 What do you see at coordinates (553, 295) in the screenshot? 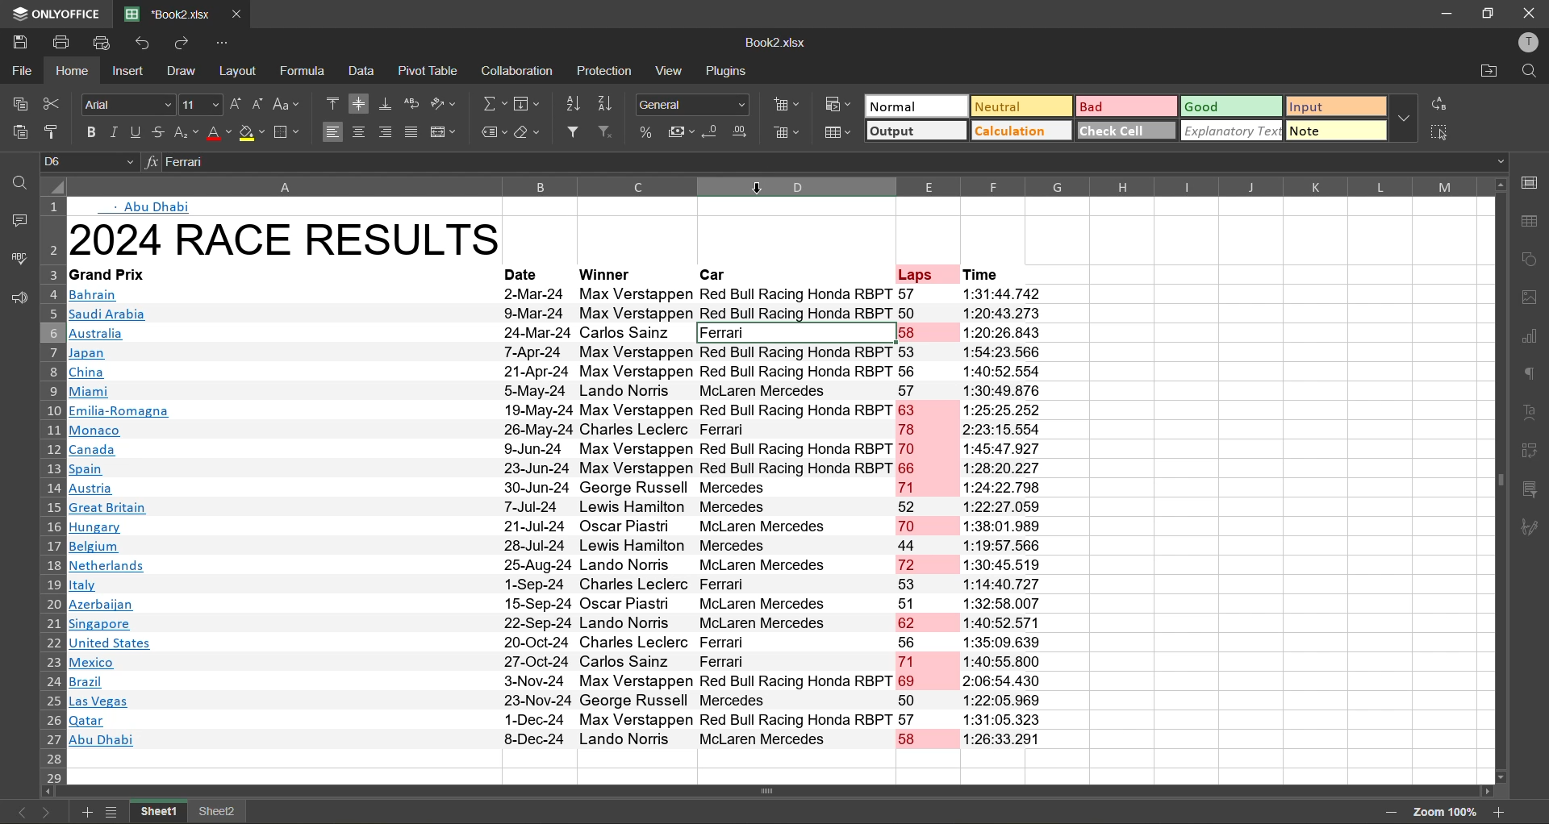
I see `Bahrain 2-Mar-24 Max Verstappen Red Bull Racing Honda RBP 1 57 1:31:44.7/472` at bounding box center [553, 295].